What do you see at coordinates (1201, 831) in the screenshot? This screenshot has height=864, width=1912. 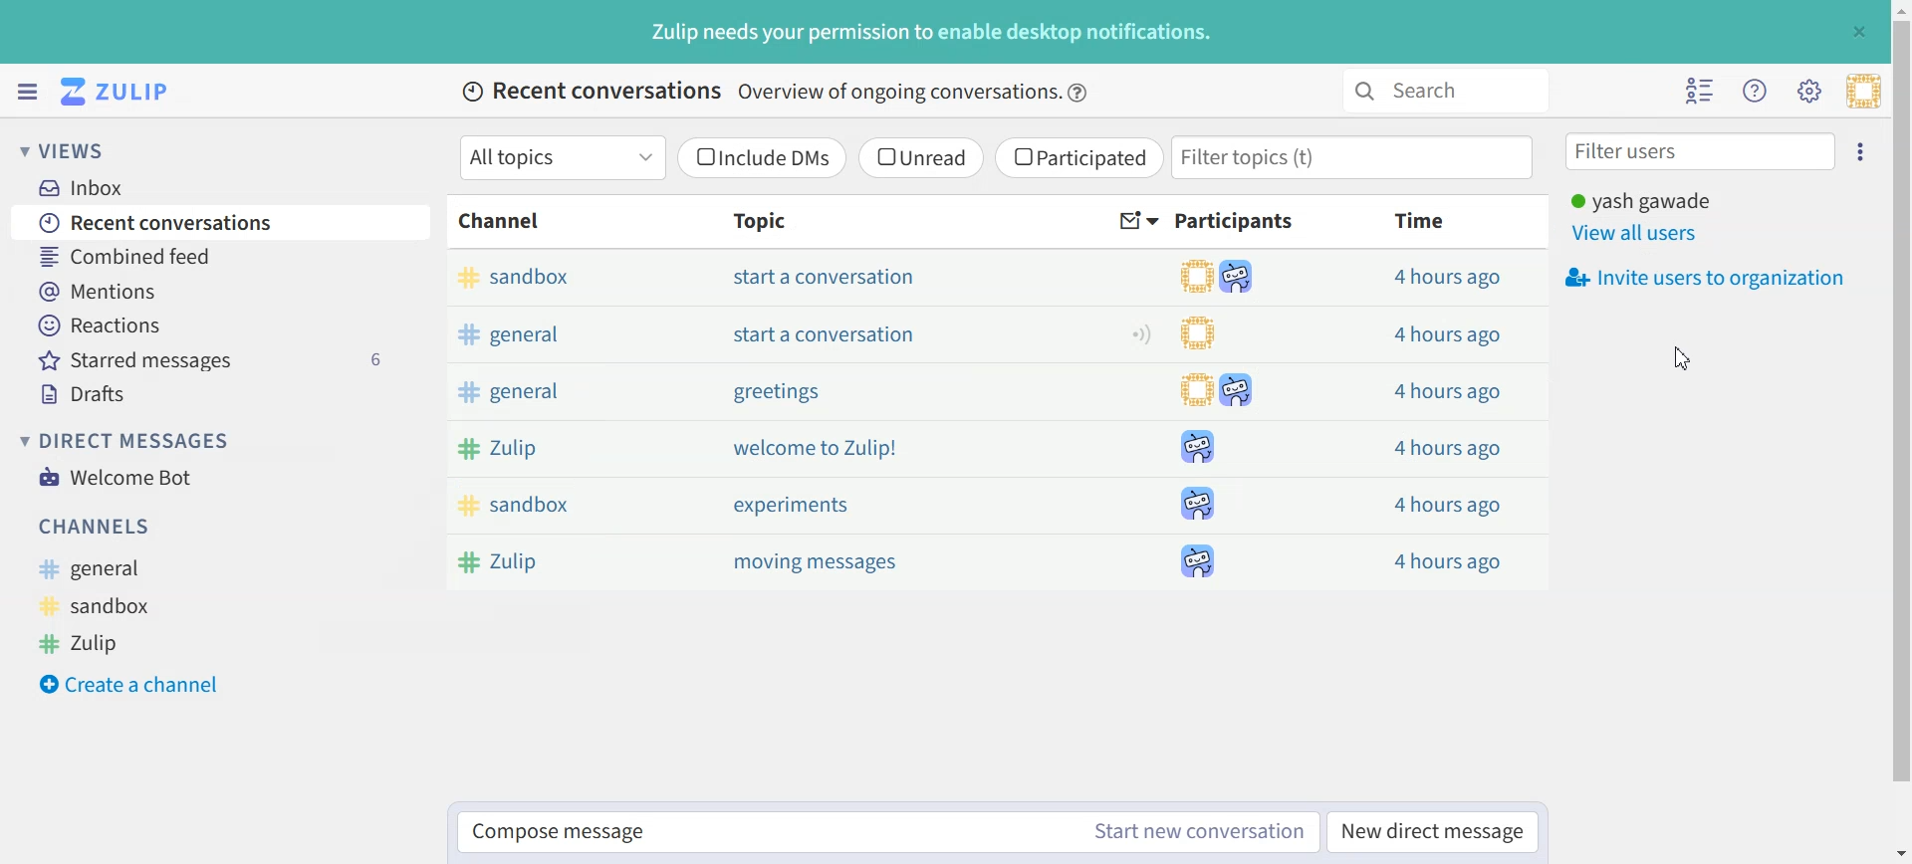 I see `Start new conversation` at bounding box center [1201, 831].